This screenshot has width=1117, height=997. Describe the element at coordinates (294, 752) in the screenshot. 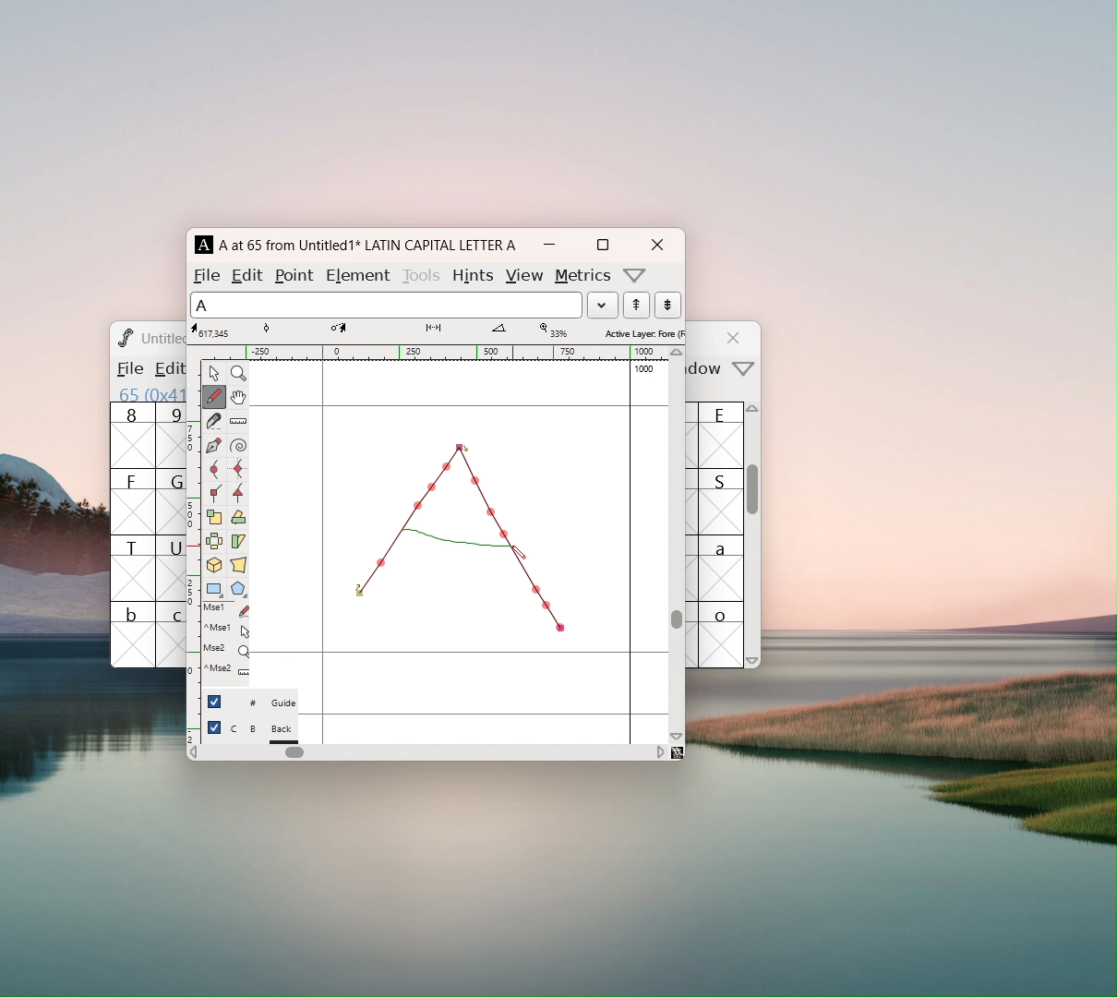

I see `horizontal scrollbar` at that location.